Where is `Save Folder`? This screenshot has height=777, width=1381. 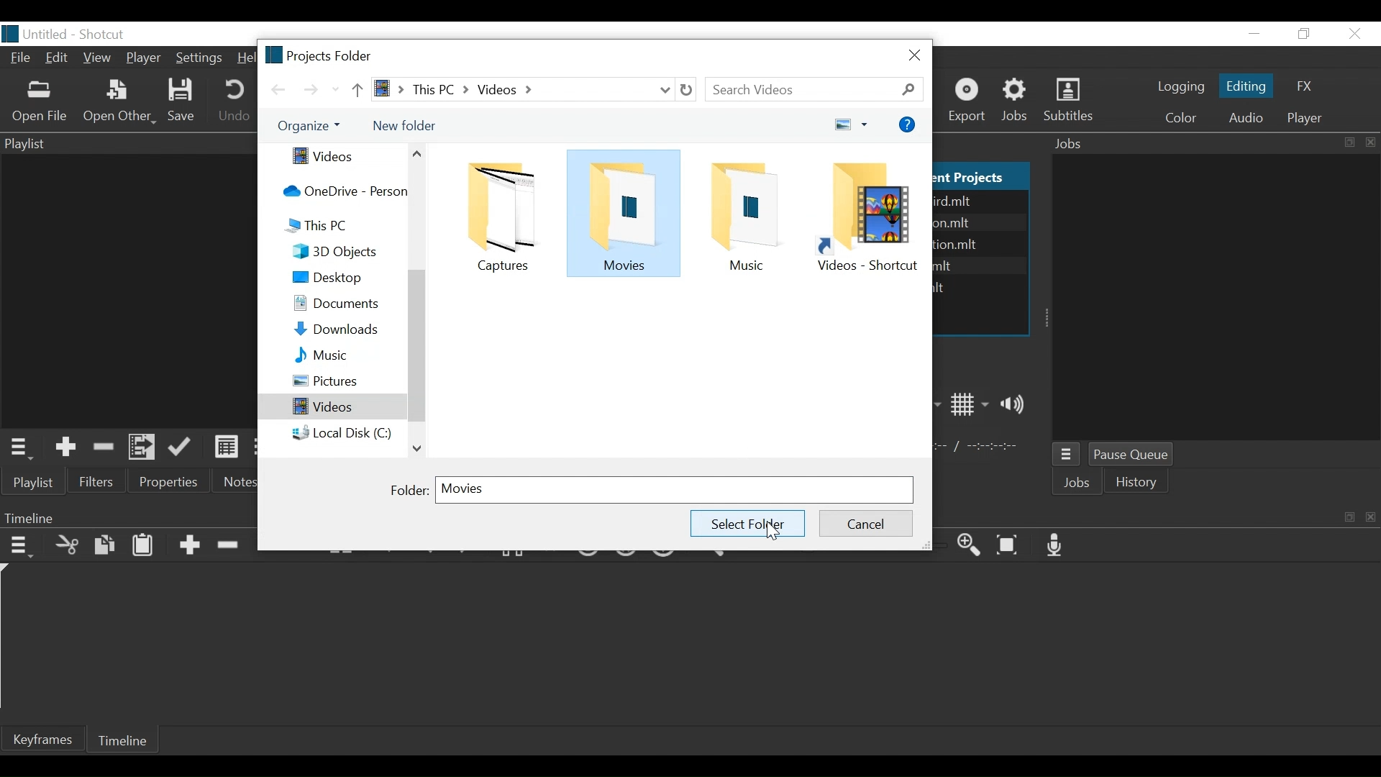
Save Folder is located at coordinates (748, 523).